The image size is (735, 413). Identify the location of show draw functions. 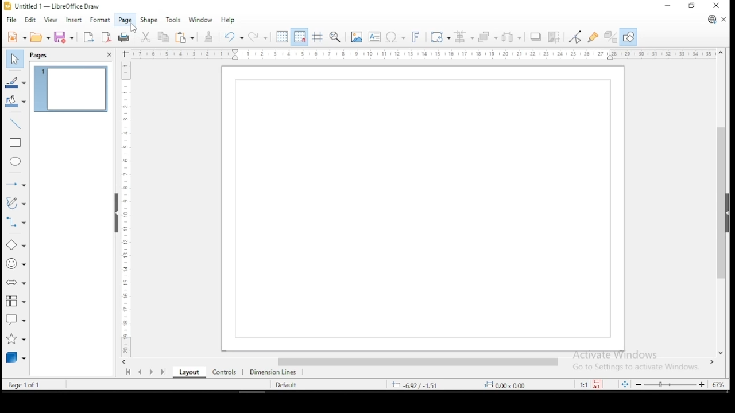
(628, 37).